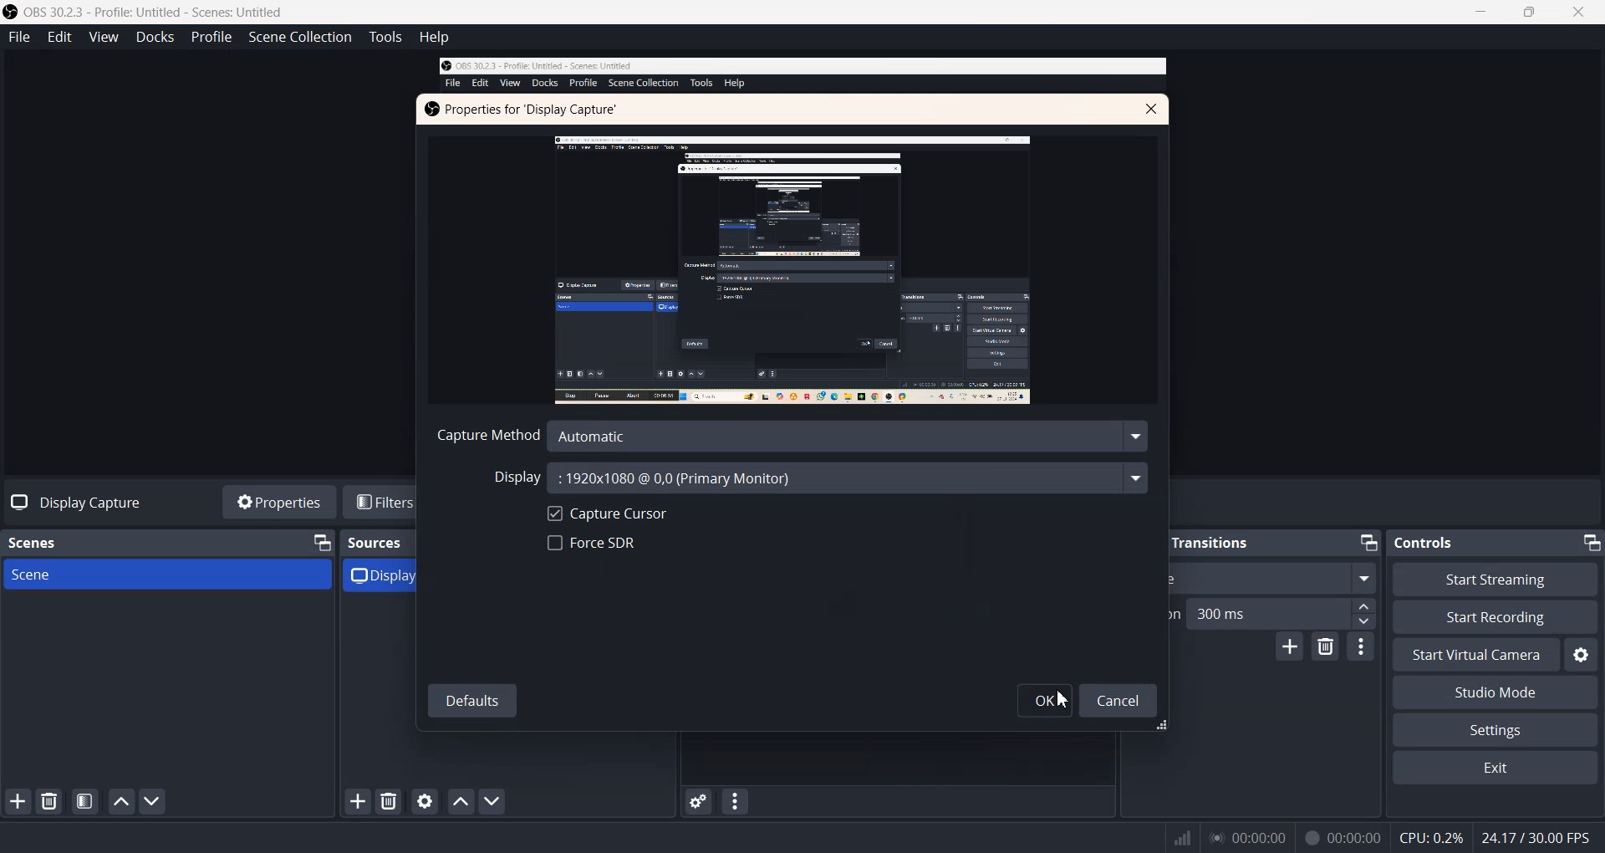  What do you see at coordinates (72, 503) in the screenshot?
I see `Text` at bounding box center [72, 503].